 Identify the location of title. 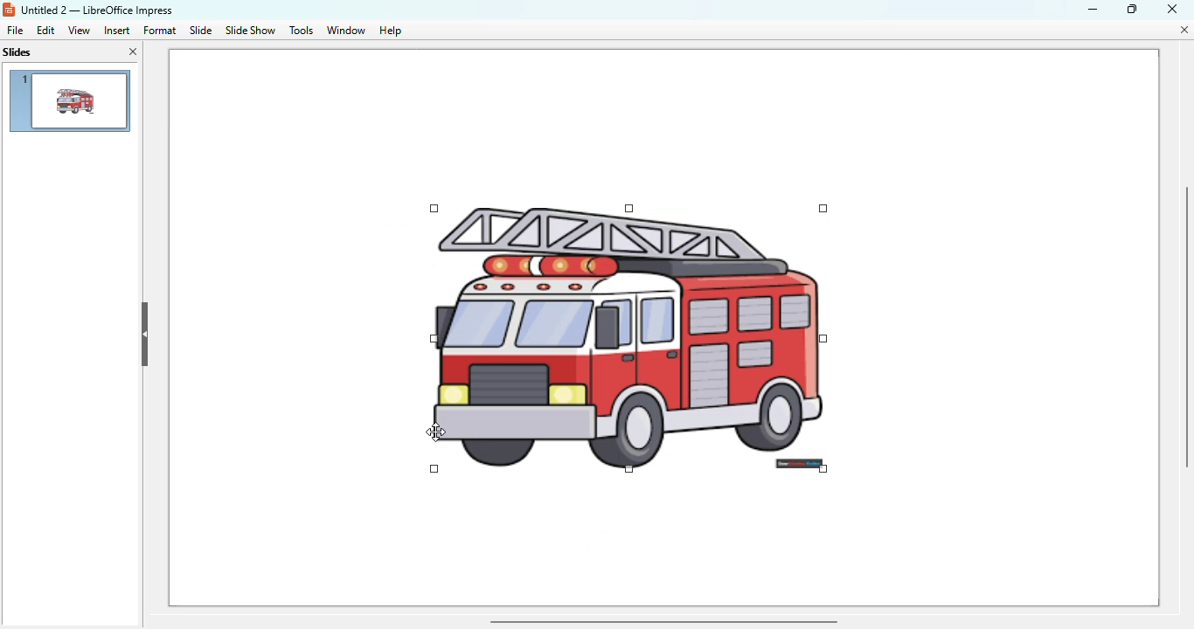
(97, 10).